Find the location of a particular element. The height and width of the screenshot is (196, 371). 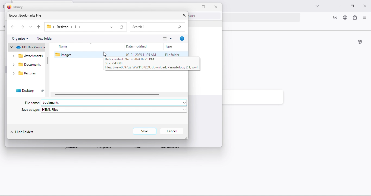

maximize is located at coordinates (351, 6).